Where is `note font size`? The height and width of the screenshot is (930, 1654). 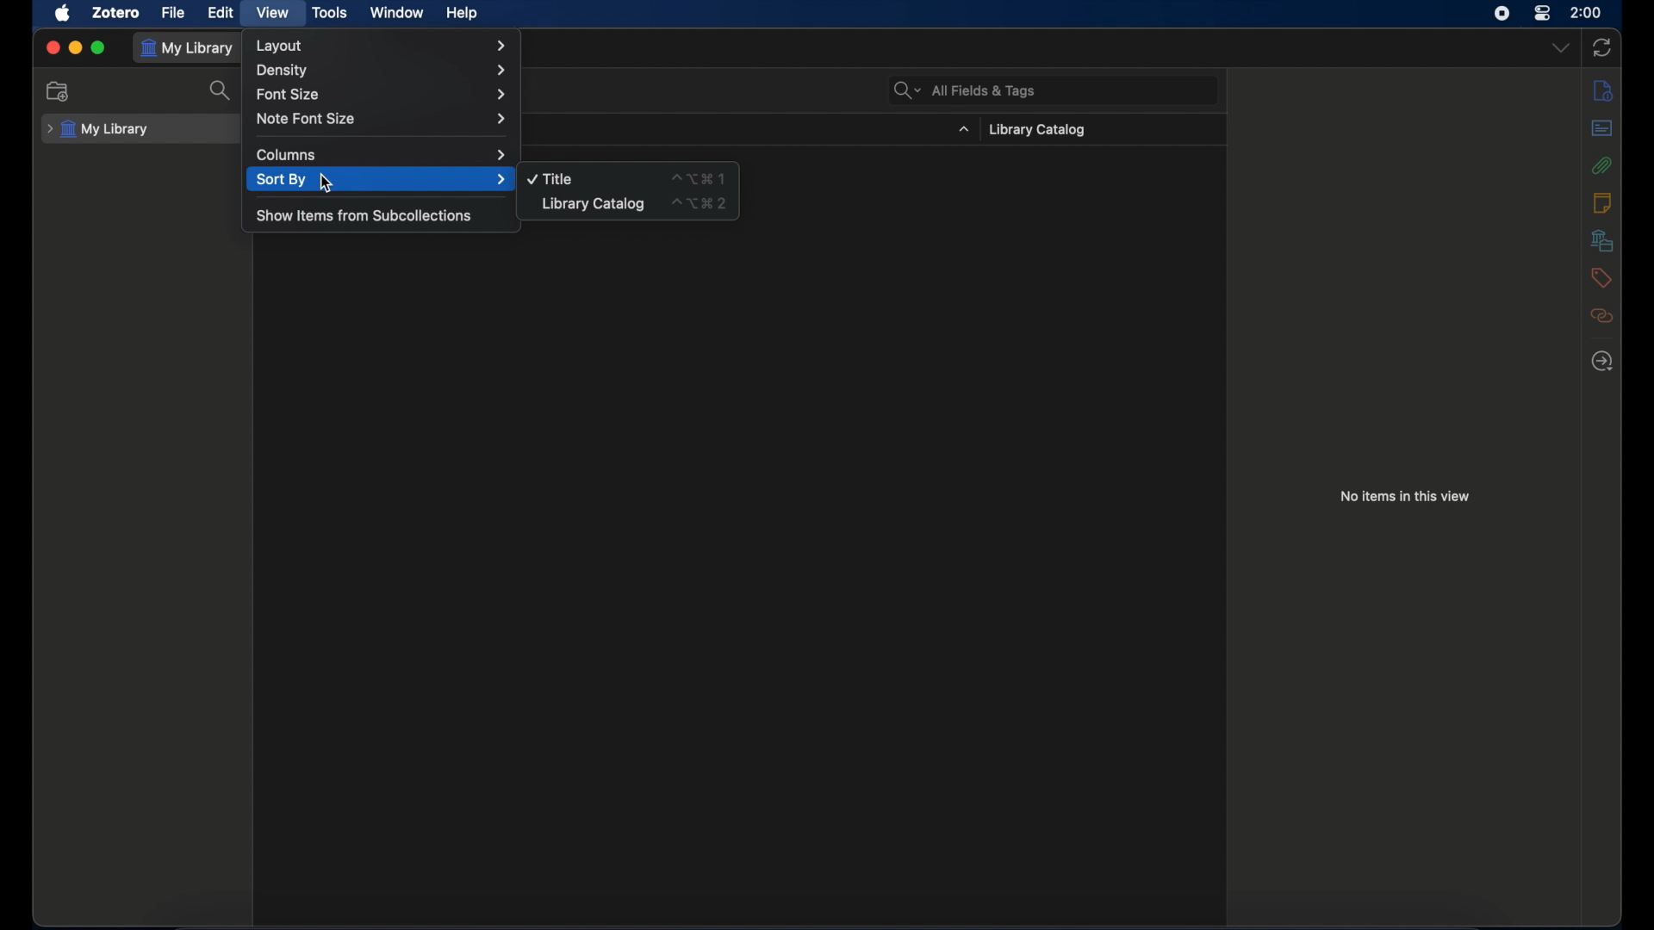 note font size is located at coordinates (384, 120).